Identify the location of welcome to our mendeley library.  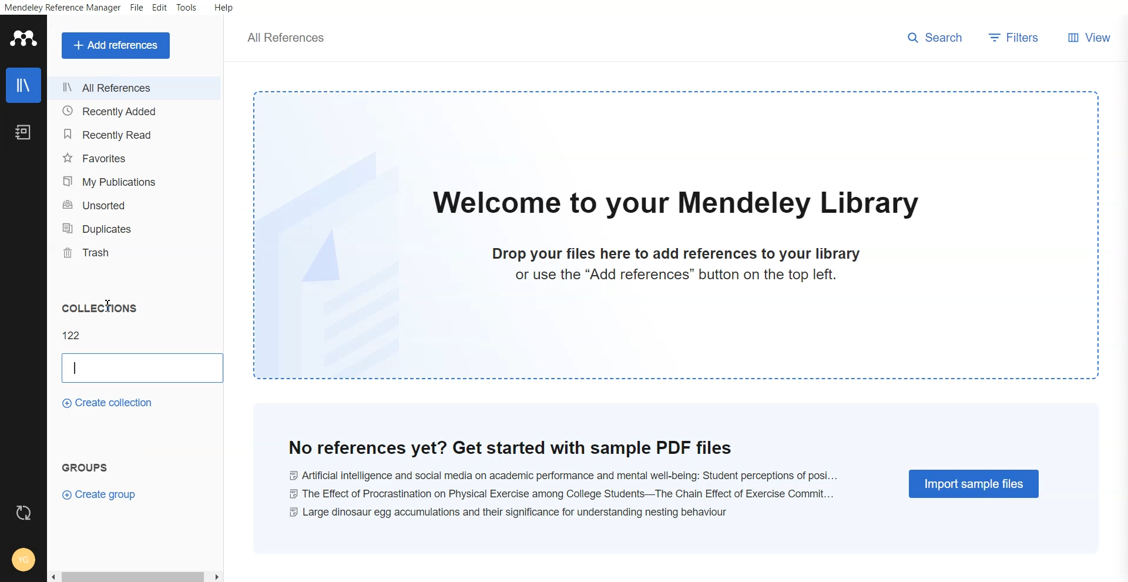
(676, 203).